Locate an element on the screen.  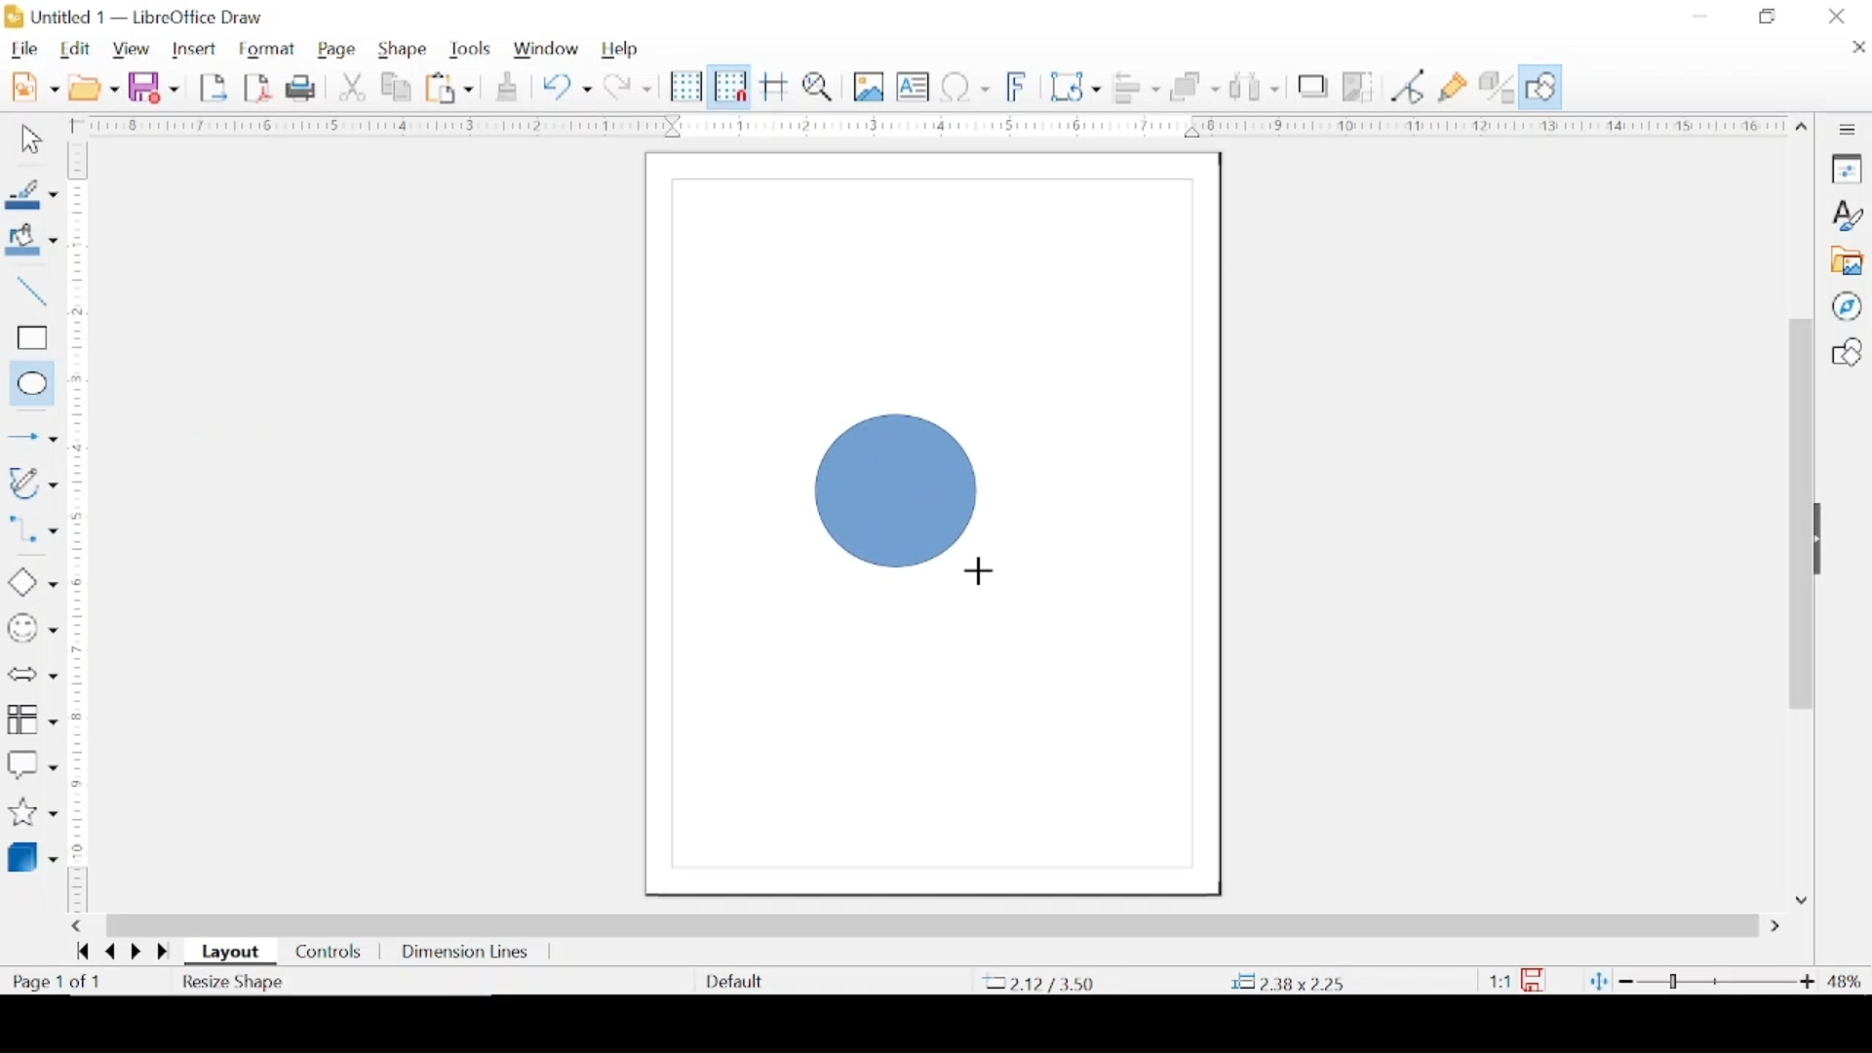
deafult is located at coordinates (731, 982).